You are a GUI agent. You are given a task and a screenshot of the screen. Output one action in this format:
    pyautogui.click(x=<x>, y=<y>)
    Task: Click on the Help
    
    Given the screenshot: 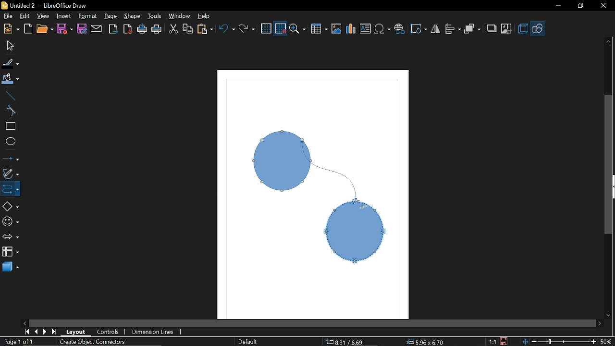 What is the action you would take?
    pyautogui.click(x=205, y=16)
    